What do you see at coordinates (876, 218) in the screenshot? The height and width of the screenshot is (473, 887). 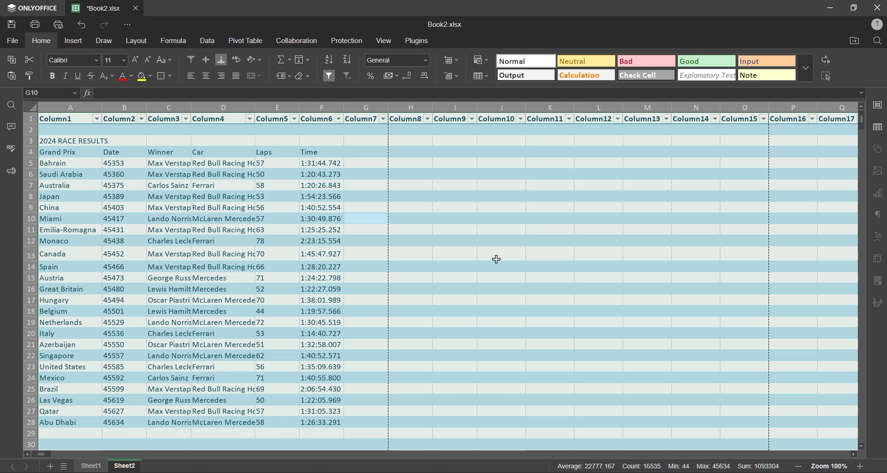 I see `paragraph` at bounding box center [876, 218].